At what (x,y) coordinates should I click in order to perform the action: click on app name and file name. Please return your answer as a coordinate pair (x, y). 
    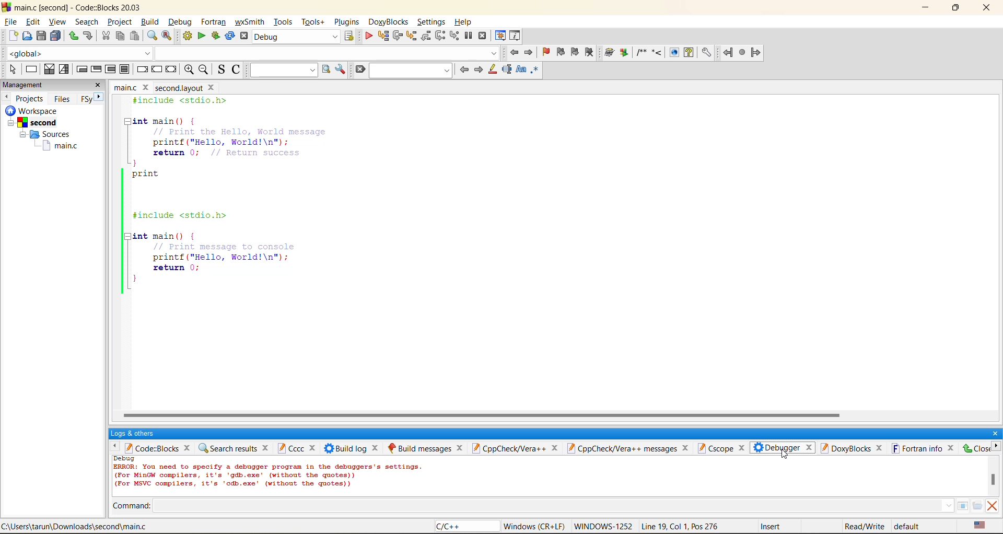
    Looking at the image, I should click on (79, 6).